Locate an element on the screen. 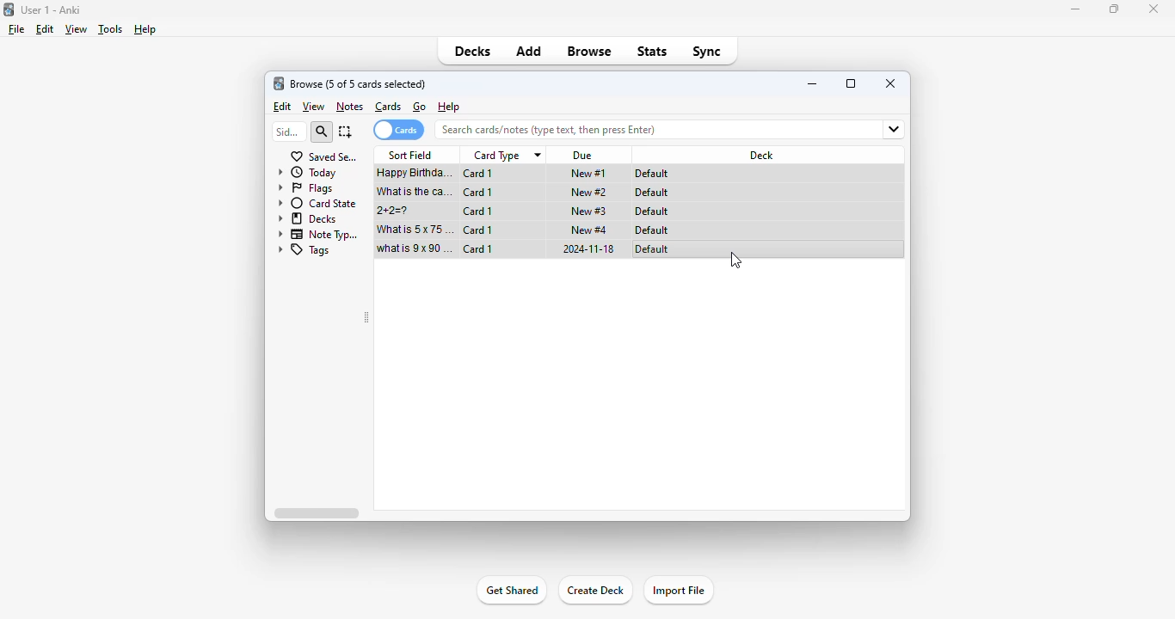  logo is located at coordinates (278, 83).